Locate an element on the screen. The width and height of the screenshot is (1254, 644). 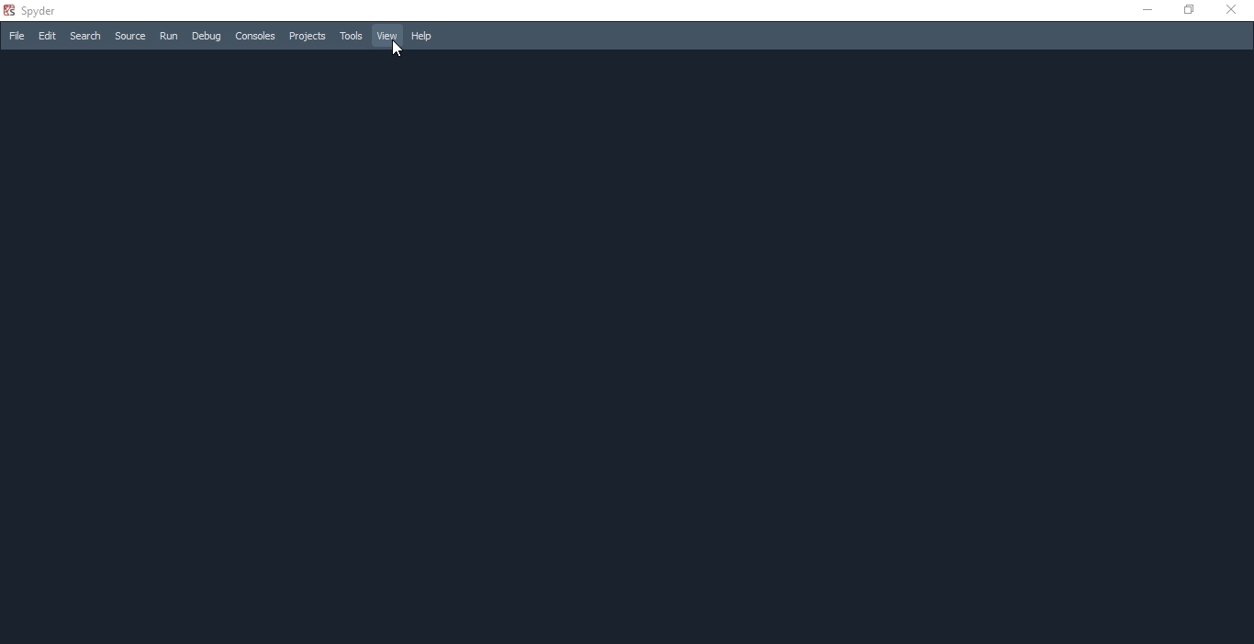
View is located at coordinates (386, 35).